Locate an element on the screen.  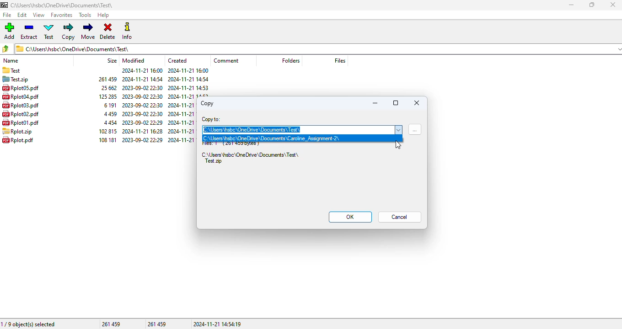
modified date & time is located at coordinates (142, 122).